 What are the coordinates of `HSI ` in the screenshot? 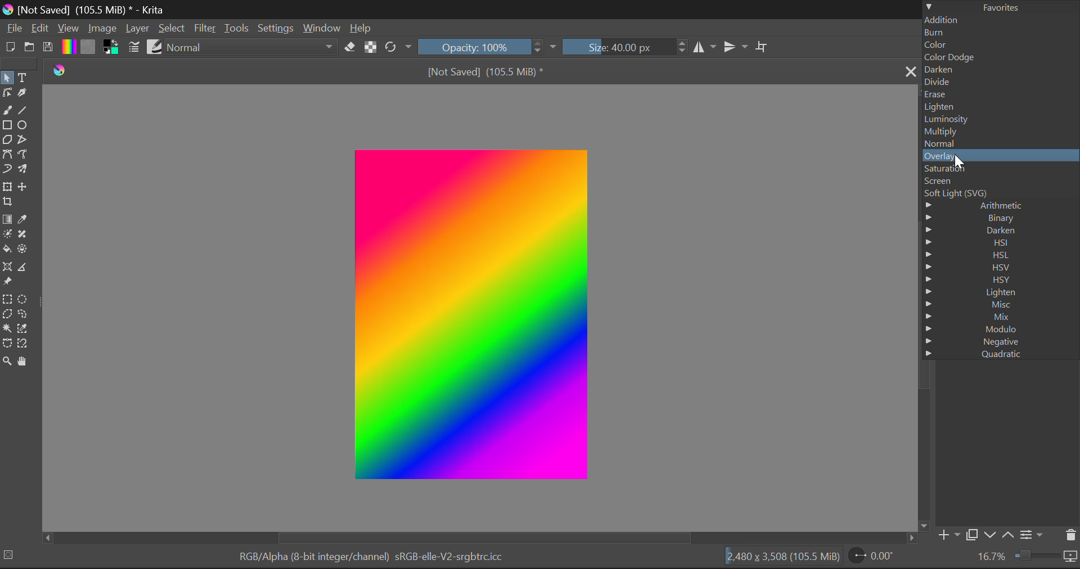 It's located at (996, 242).